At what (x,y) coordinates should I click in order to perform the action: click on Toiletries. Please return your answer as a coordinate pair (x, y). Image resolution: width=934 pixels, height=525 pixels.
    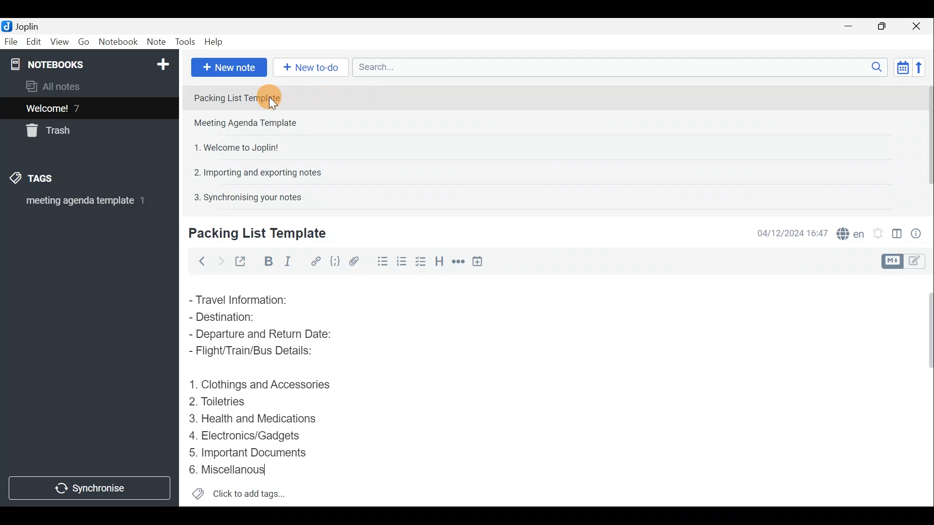
    Looking at the image, I should click on (224, 403).